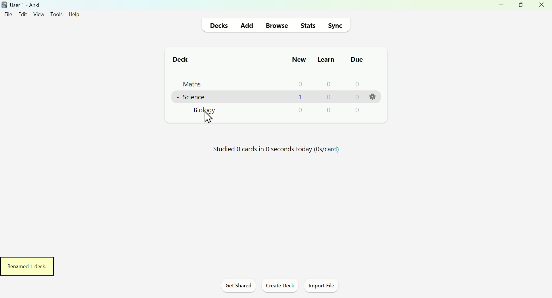 The width and height of the screenshot is (552, 298). What do you see at coordinates (273, 151) in the screenshot?
I see `Progress` at bounding box center [273, 151].